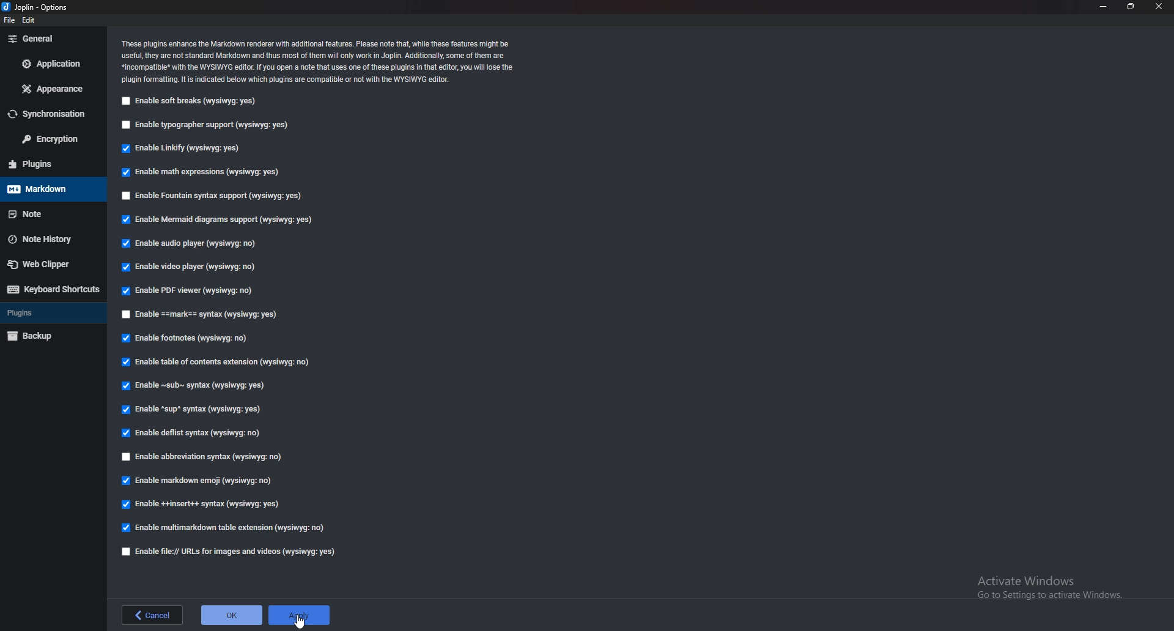 This screenshot has height=631, width=1174. I want to click on encryption, so click(49, 140).